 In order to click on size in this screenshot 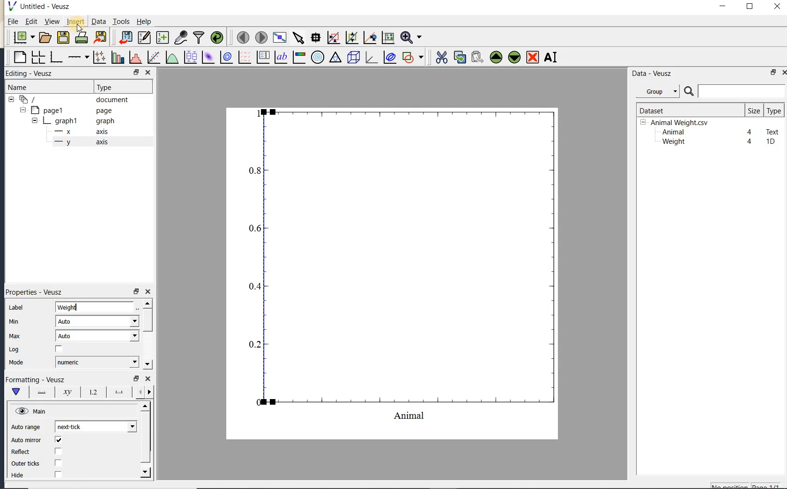, I will do `click(754, 110)`.